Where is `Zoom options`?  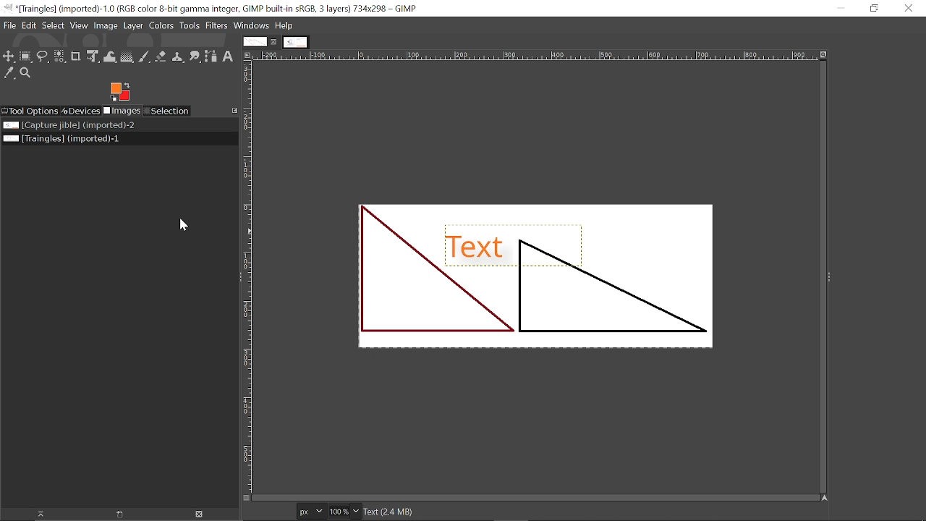
Zoom options is located at coordinates (357, 512).